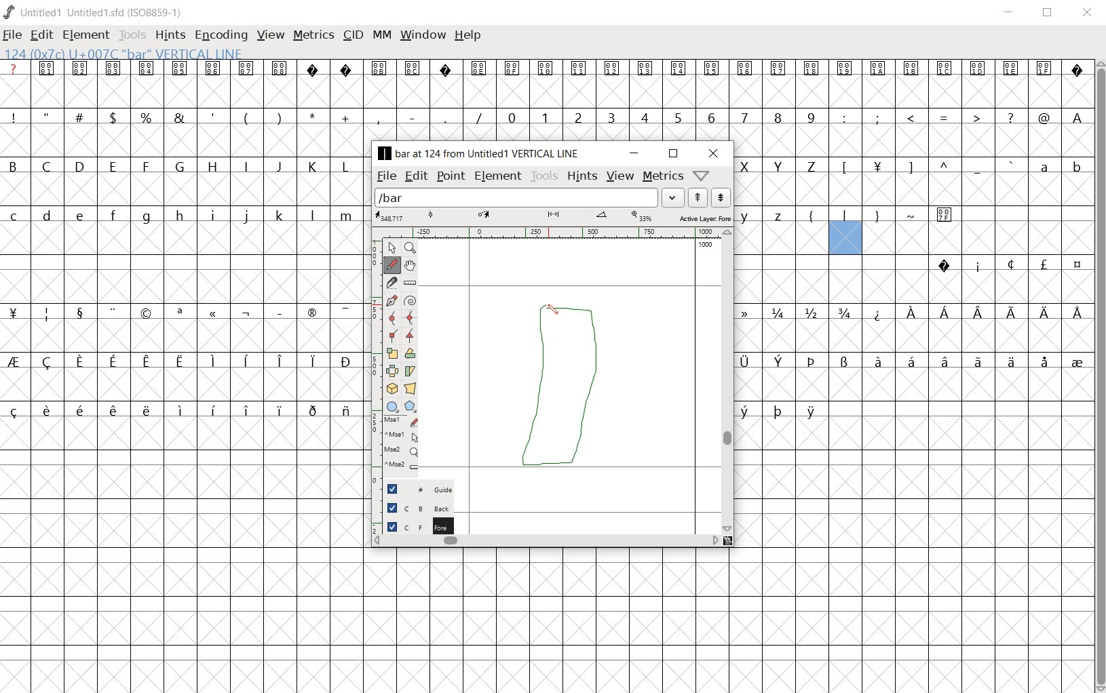  What do you see at coordinates (398, 420) in the screenshot?
I see `mse1` at bounding box center [398, 420].